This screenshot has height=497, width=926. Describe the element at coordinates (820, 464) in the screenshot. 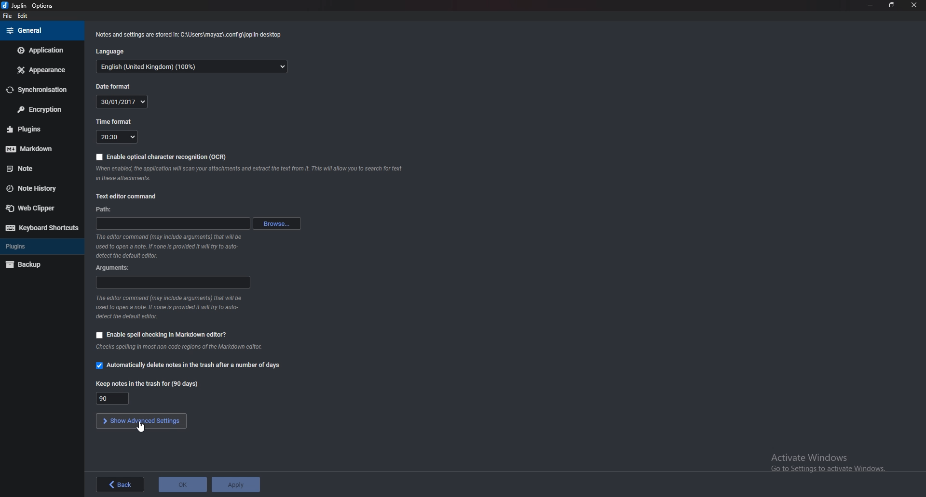

I see `activate windows` at that location.